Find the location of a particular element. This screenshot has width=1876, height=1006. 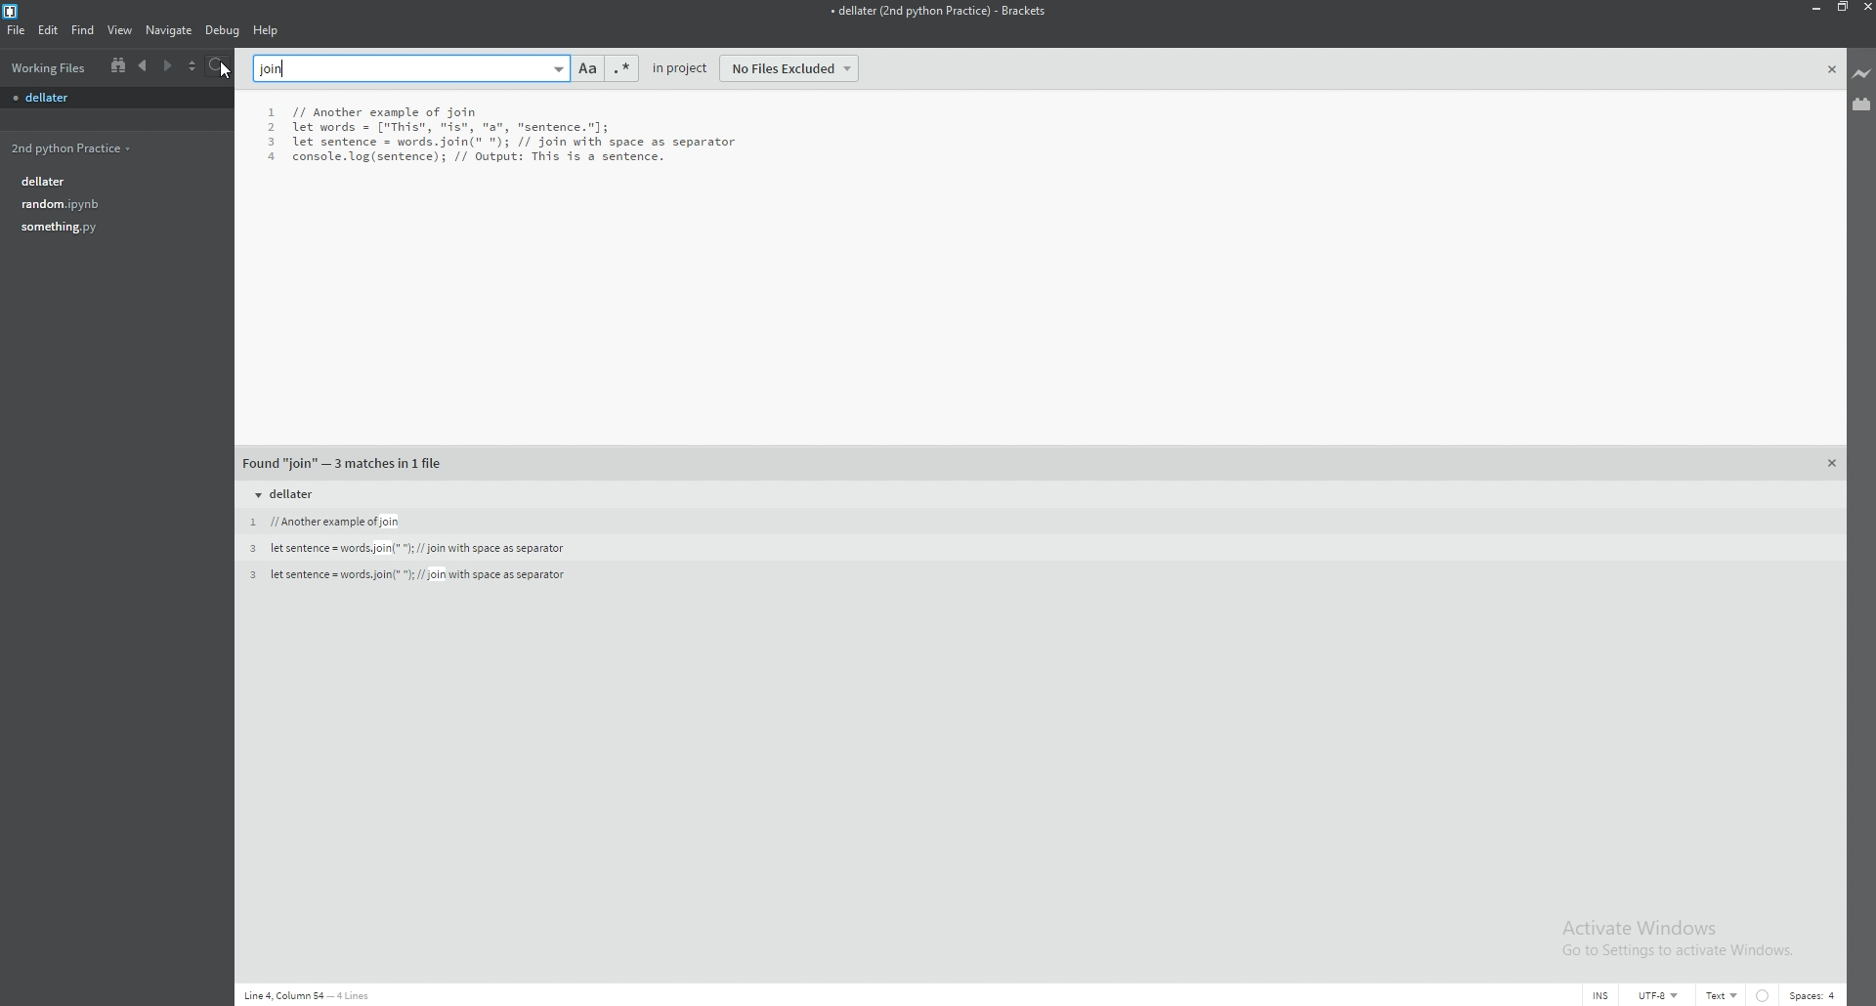

file is located at coordinates (113, 99).